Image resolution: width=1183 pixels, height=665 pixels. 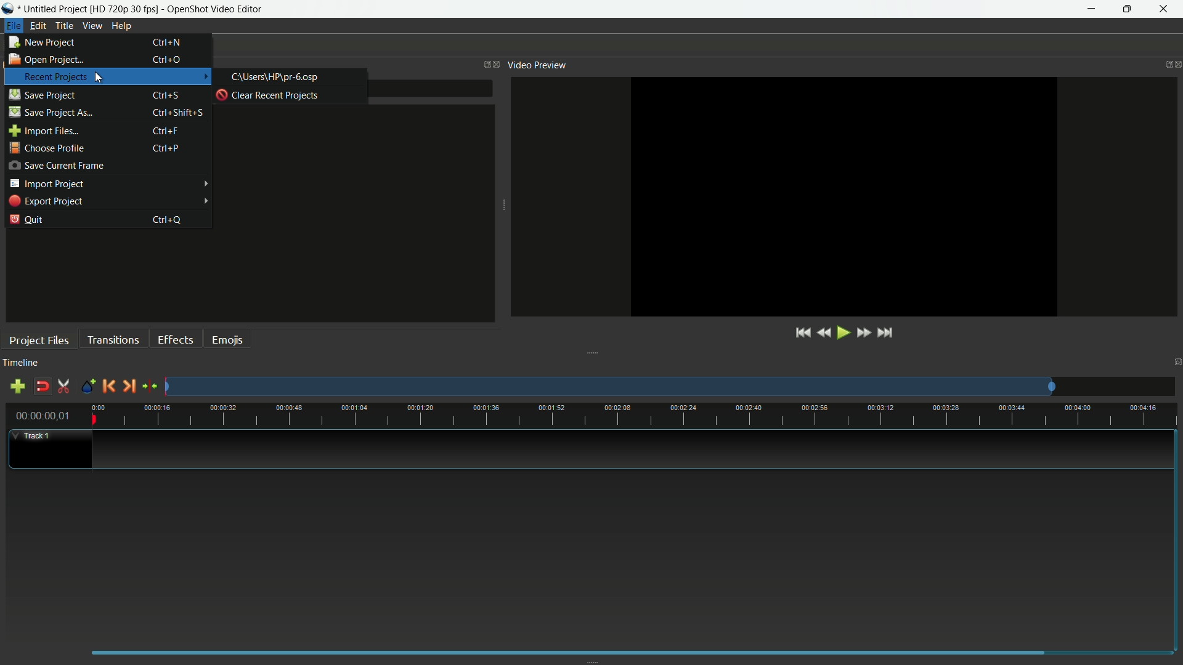 What do you see at coordinates (230, 339) in the screenshot?
I see `emojis` at bounding box center [230, 339].